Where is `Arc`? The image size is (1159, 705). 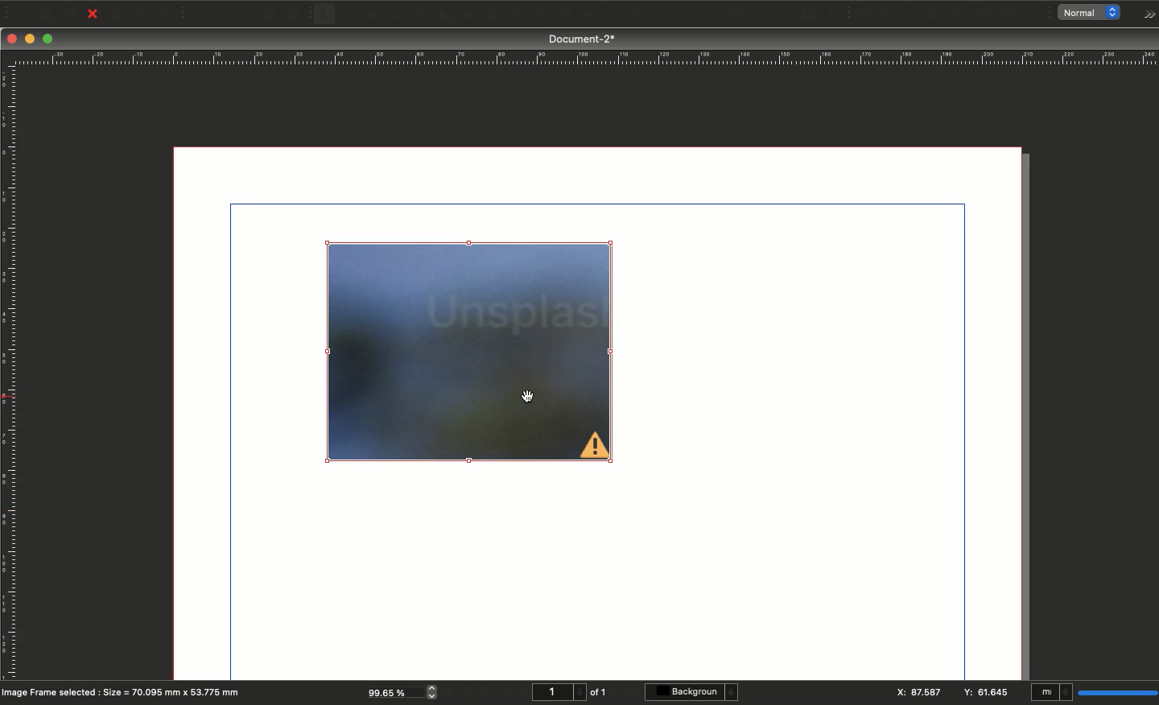 Arc is located at coordinates (493, 15).